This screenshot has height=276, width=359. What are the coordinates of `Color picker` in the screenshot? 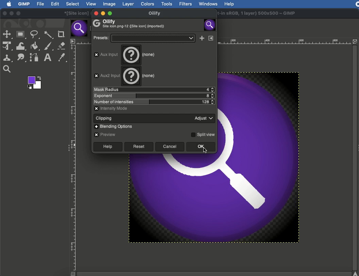 It's located at (62, 57).